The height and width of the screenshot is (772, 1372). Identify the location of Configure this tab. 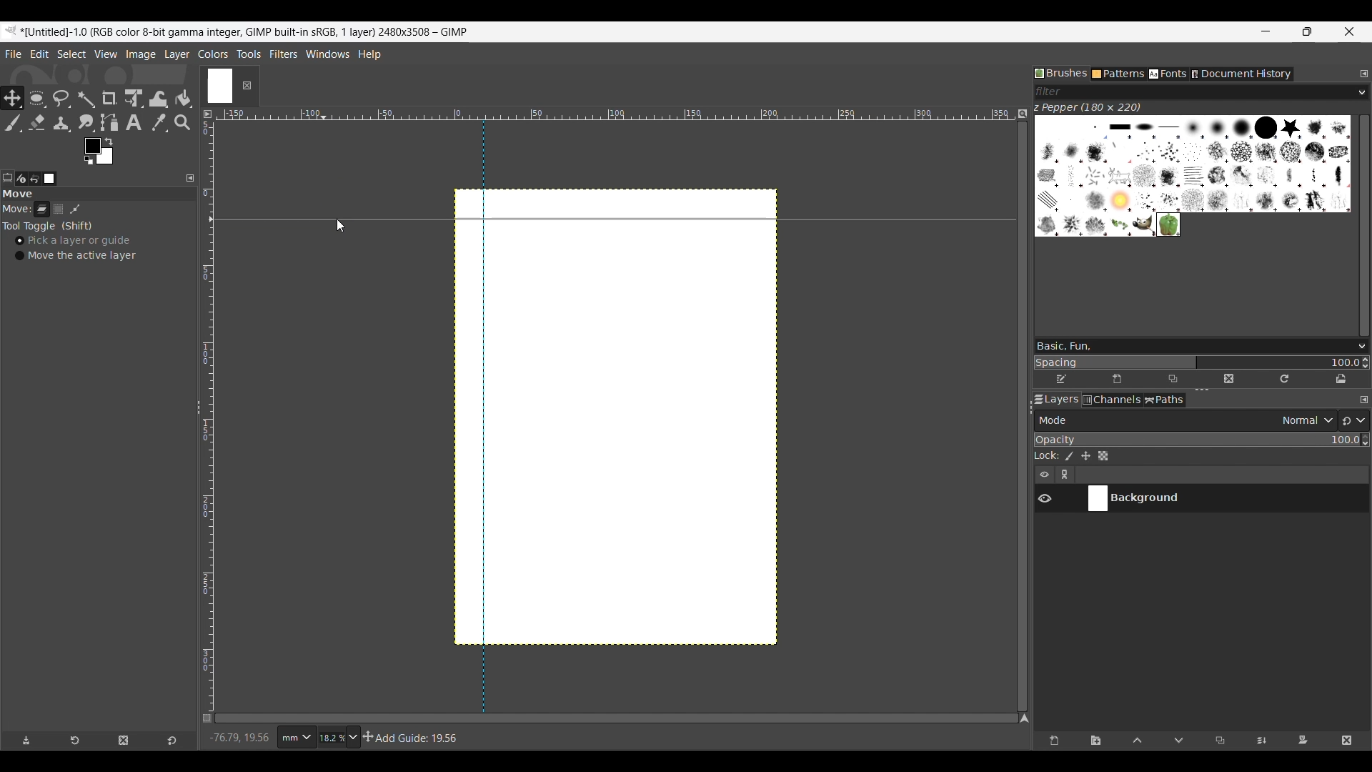
(1363, 400).